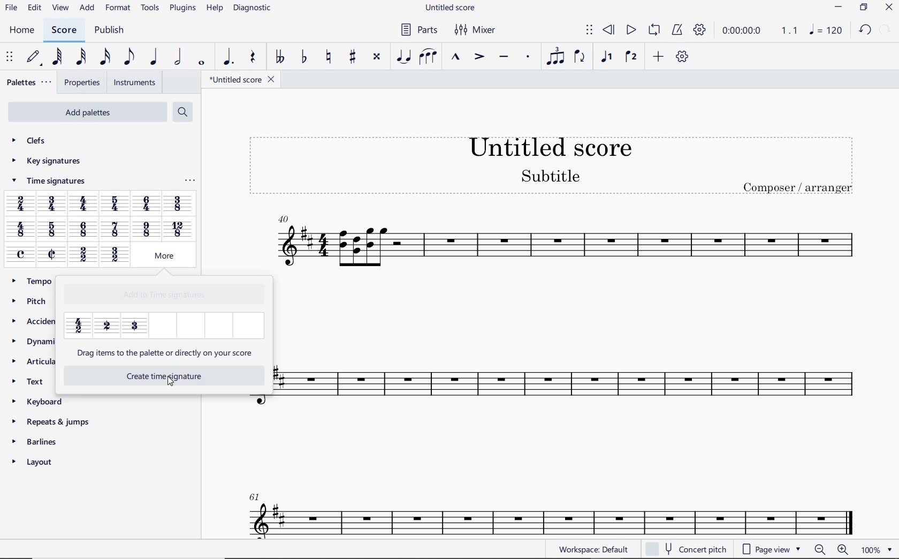  Describe the element at coordinates (148, 8) in the screenshot. I see `TOOLS` at that location.